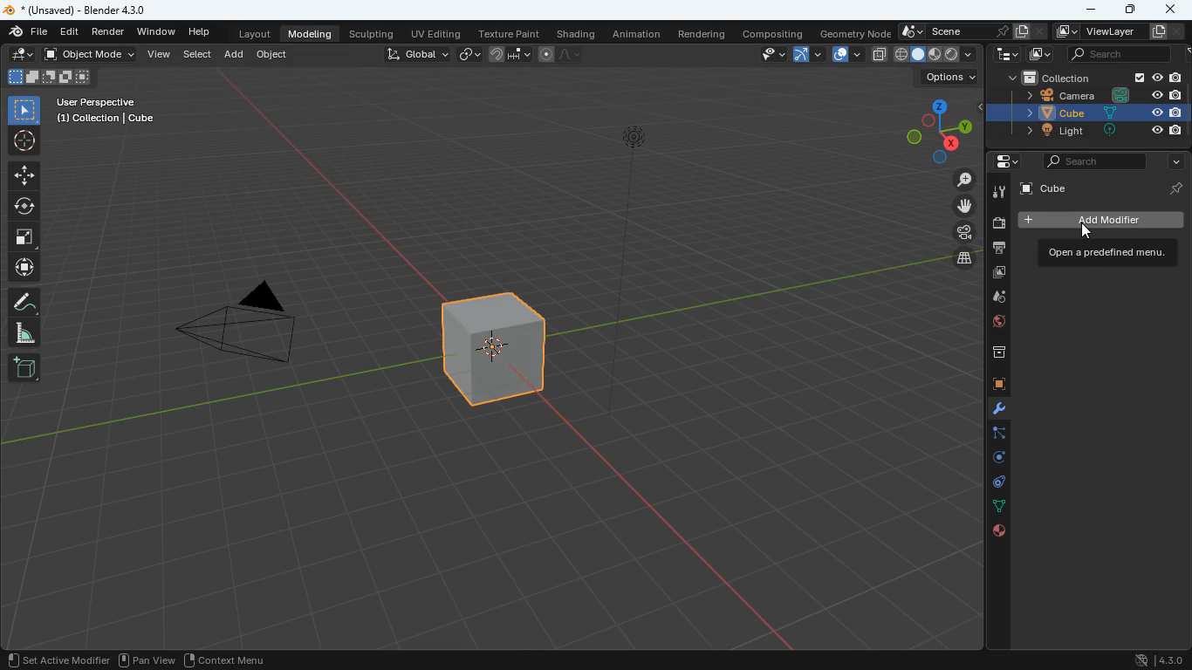 The image size is (1192, 670). I want to click on minimize, so click(1088, 10).